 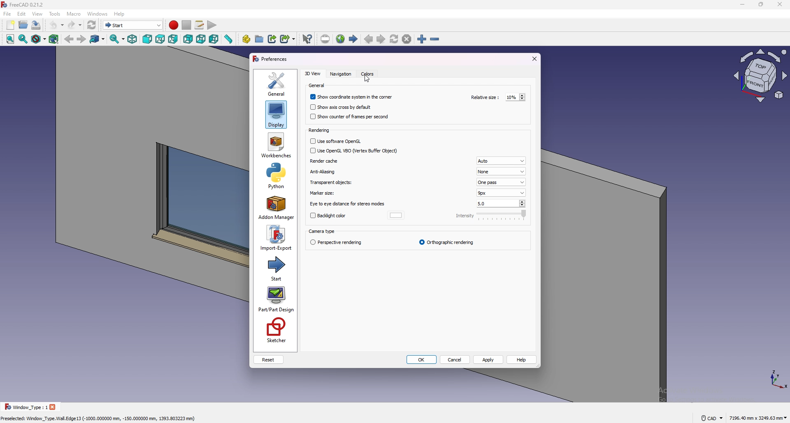 What do you see at coordinates (395, 39) in the screenshot?
I see `refresh web page` at bounding box center [395, 39].